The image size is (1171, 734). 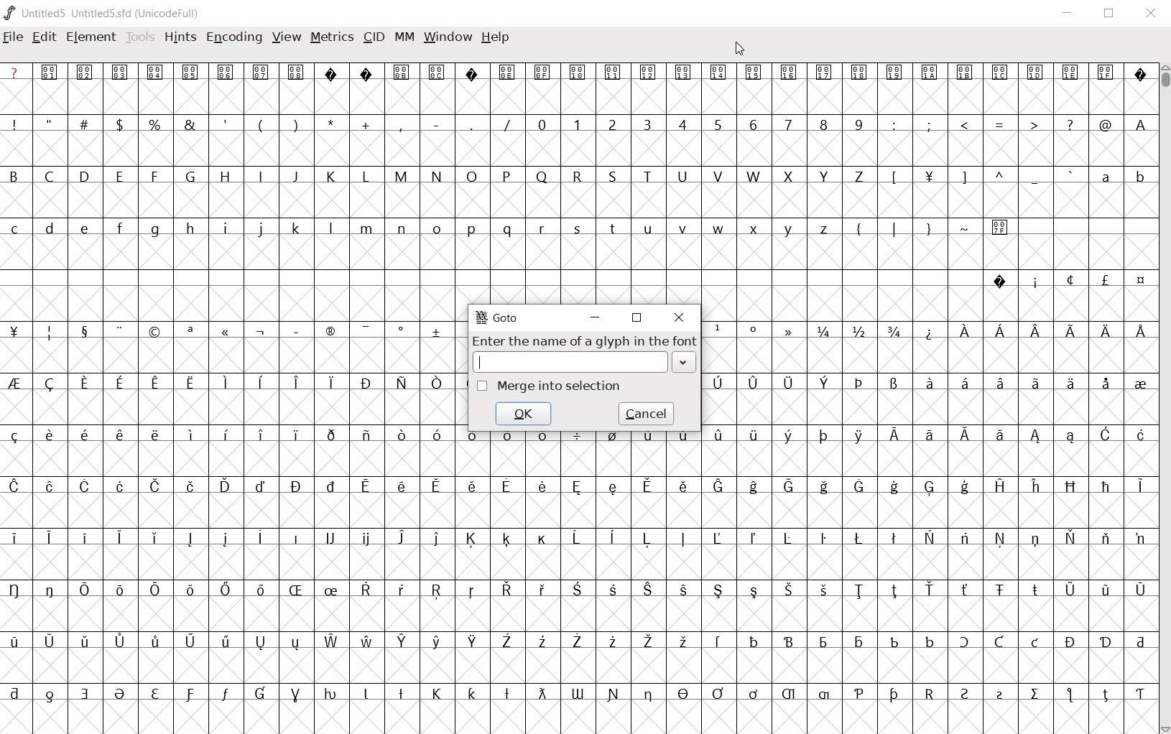 What do you see at coordinates (823, 487) in the screenshot?
I see `Symbol` at bounding box center [823, 487].